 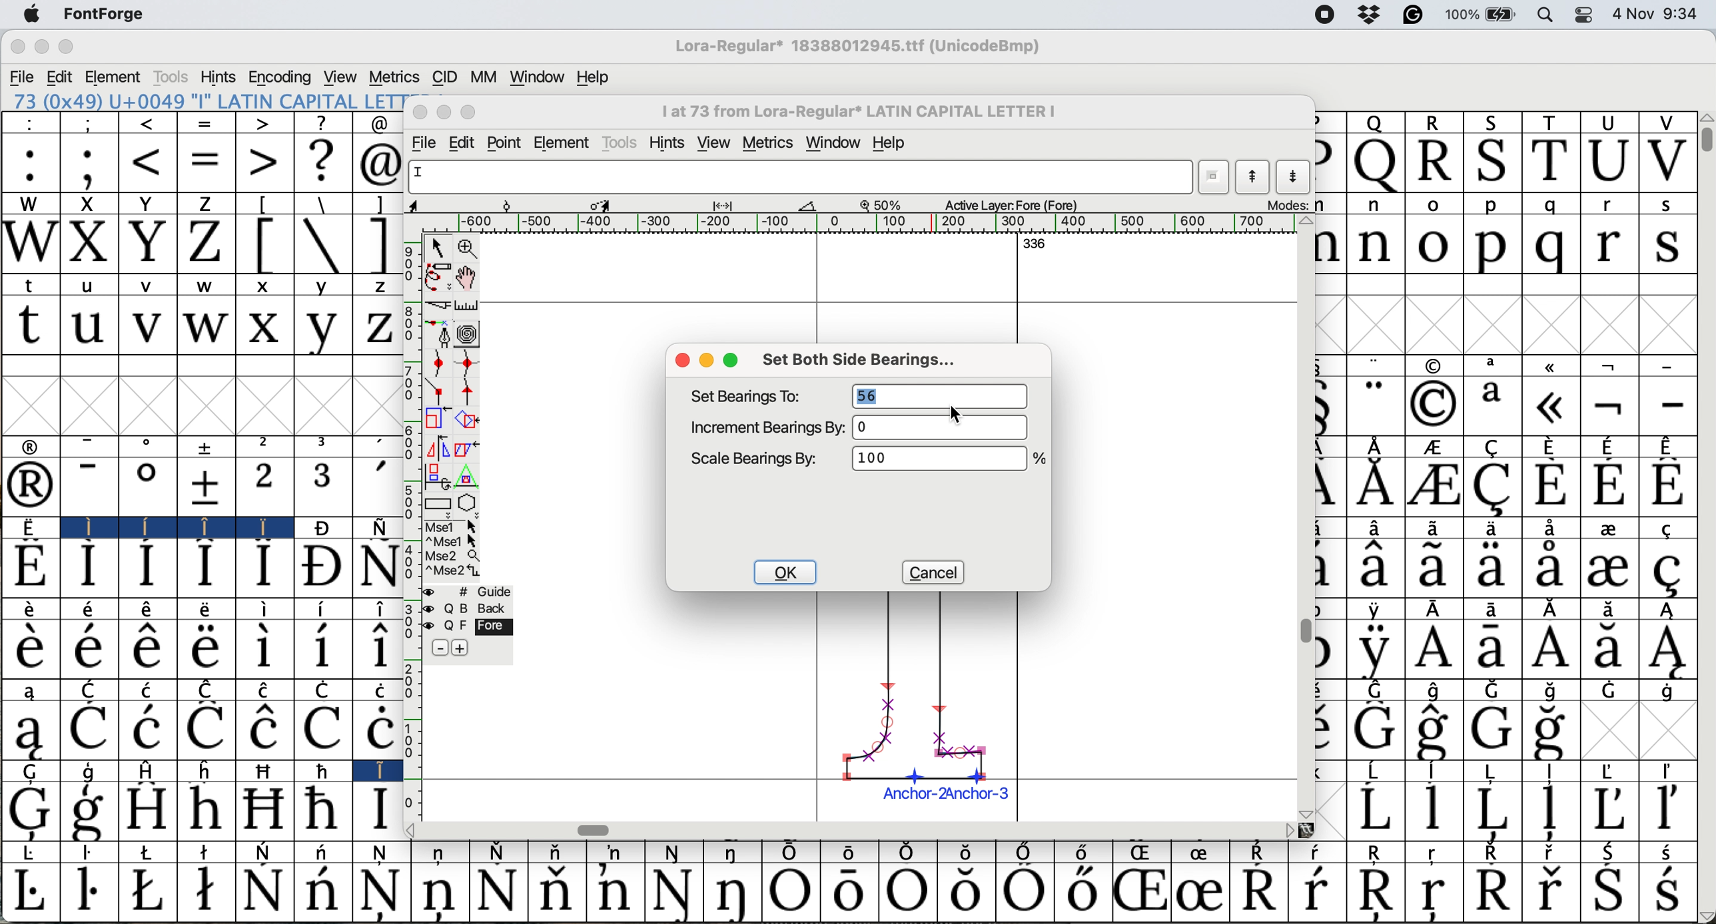 I want to click on Symbol, so click(x=31, y=487).